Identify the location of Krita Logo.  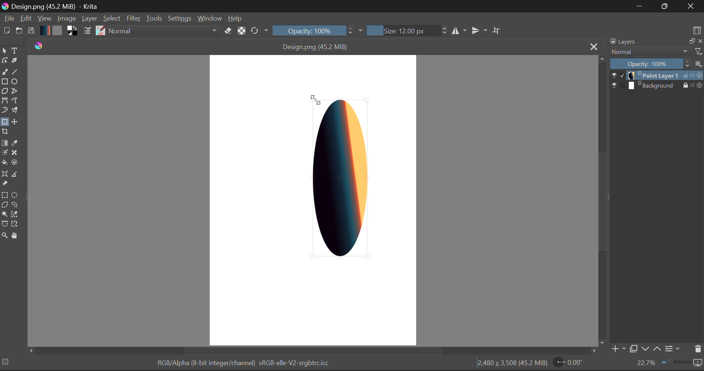
(38, 45).